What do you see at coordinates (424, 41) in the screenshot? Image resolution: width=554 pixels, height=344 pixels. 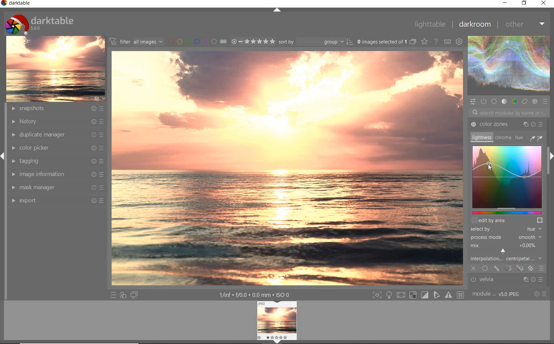 I see `CHANGE TYPE FOR OVER RELAY` at bounding box center [424, 41].